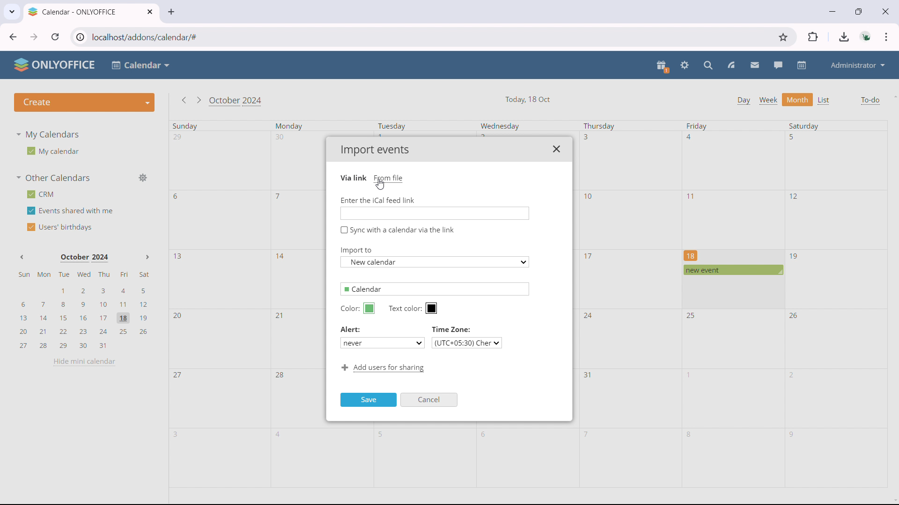 The width and height of the screenshot is (899, 505). I want to click on Time Zone:, so click(451, 329).